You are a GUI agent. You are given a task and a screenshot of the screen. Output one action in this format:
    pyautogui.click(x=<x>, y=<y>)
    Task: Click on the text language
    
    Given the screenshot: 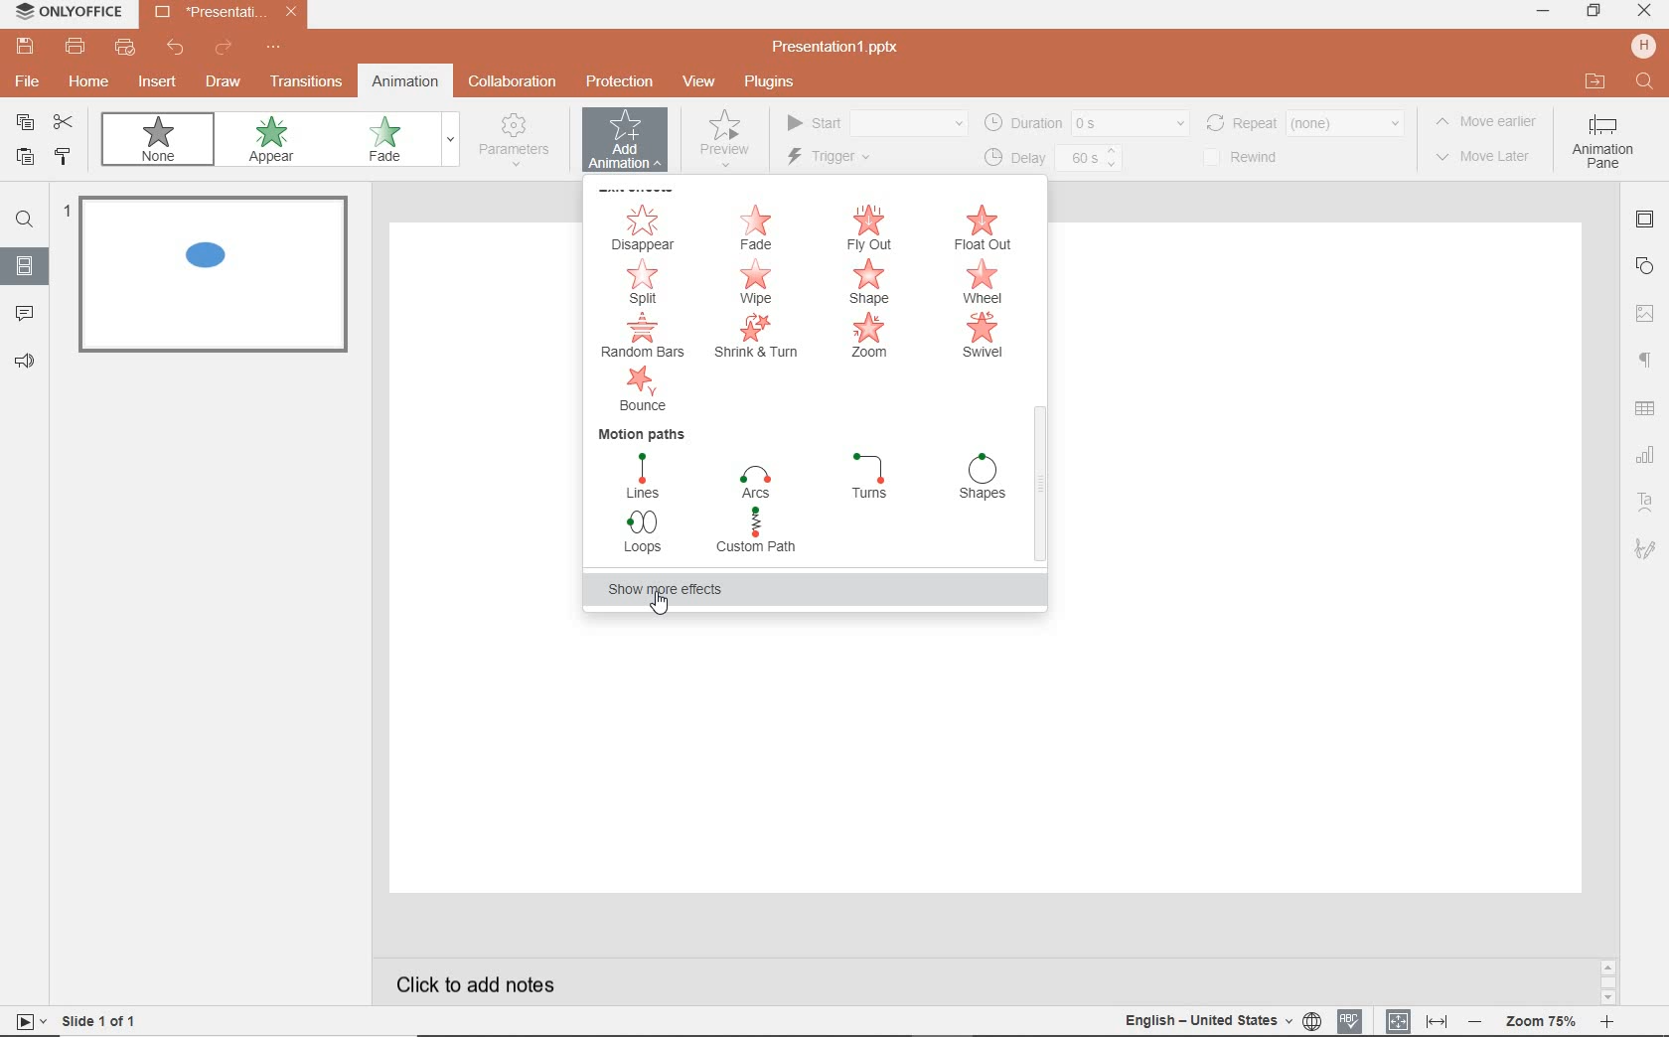 What is the action you would take?
    pyautogui.click(x=1218, y=1022)
    